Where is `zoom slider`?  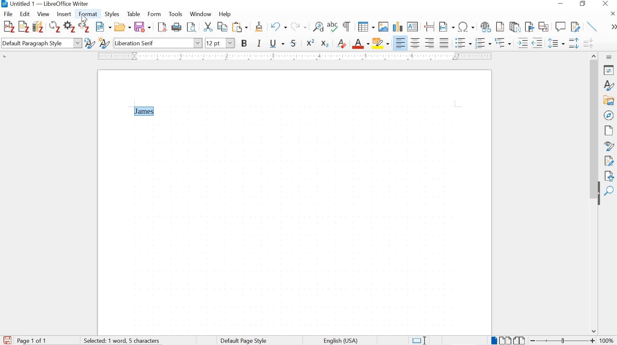 zoom slider is located at coordinates (561, 341).